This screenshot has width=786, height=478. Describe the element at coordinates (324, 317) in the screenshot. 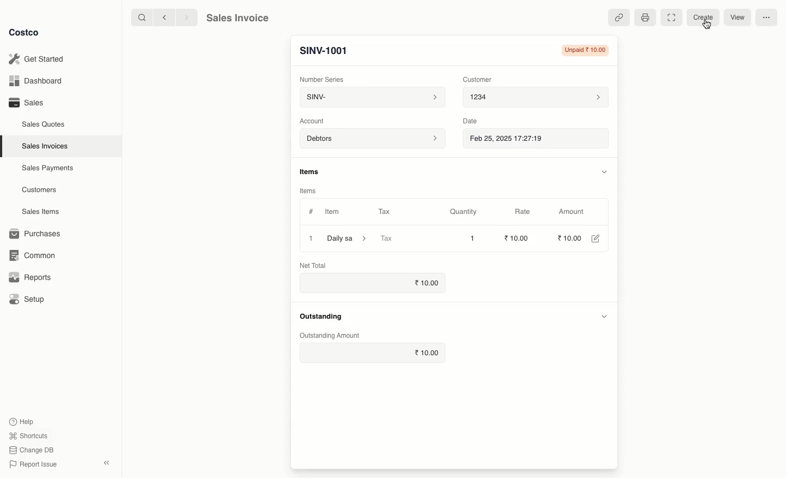

I see `Outstanding` at that location.